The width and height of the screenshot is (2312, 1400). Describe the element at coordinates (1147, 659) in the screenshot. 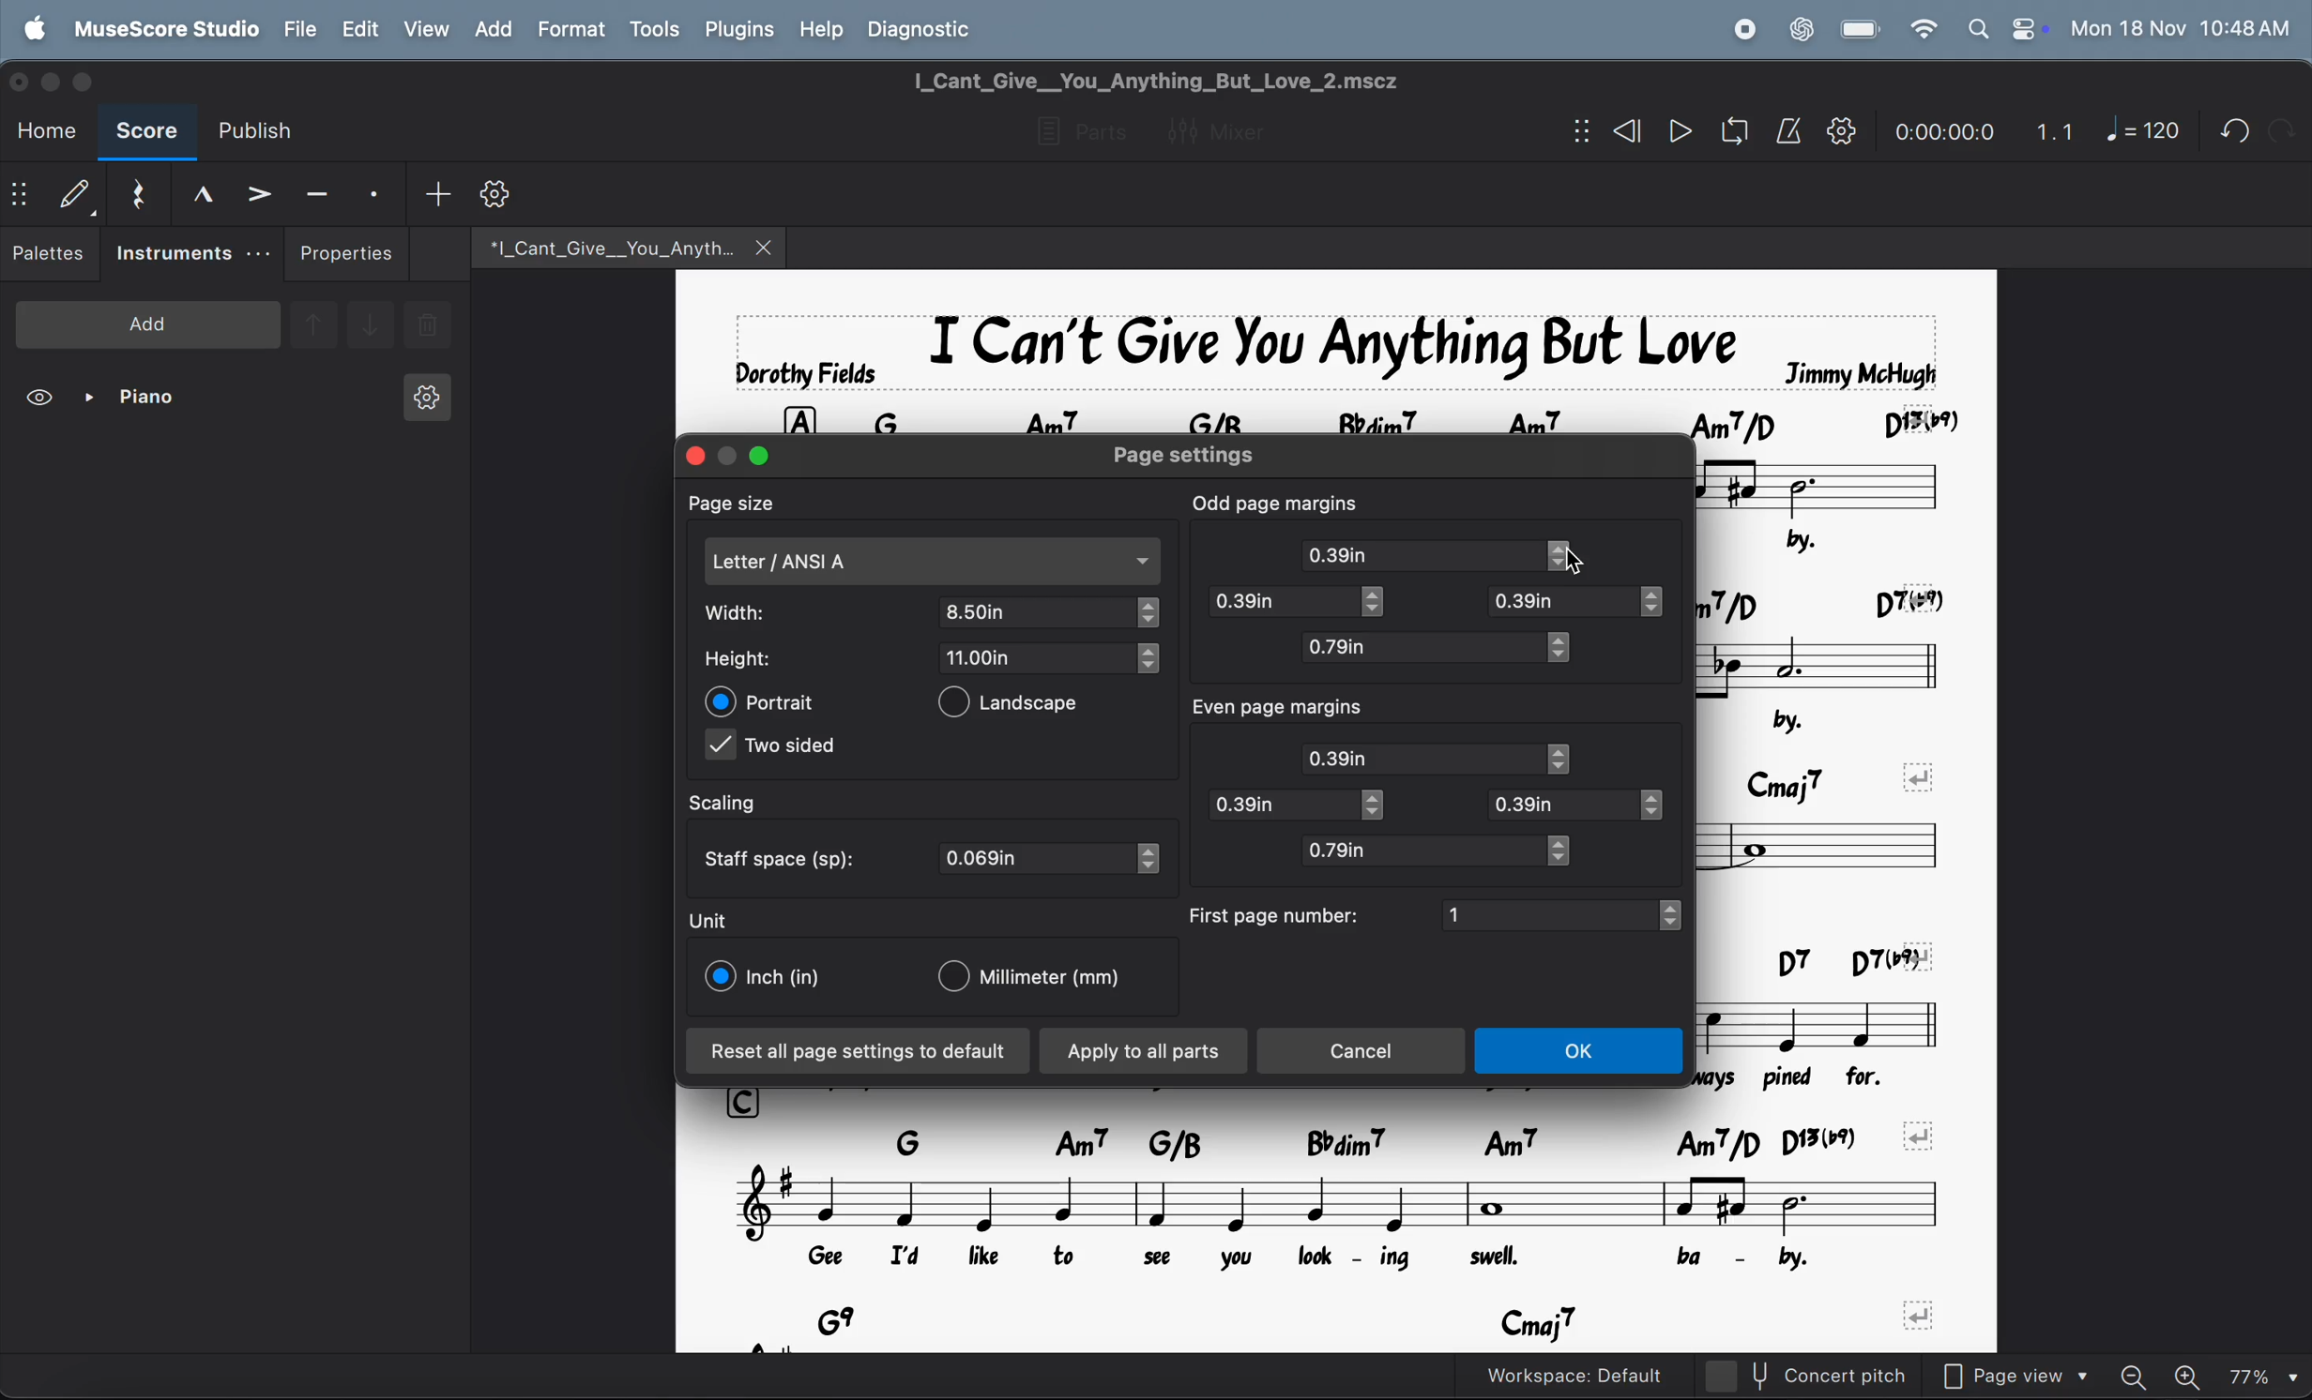

I see `toggle` at that location.